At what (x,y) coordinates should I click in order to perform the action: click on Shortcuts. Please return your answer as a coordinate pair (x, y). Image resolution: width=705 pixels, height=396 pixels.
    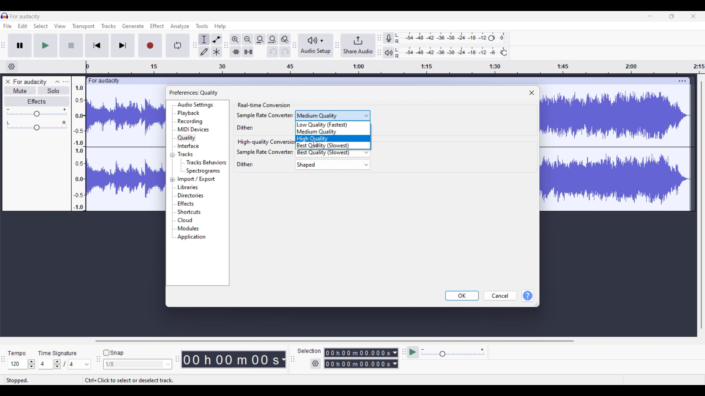
    Looking at the image, I should click on (189, 212).